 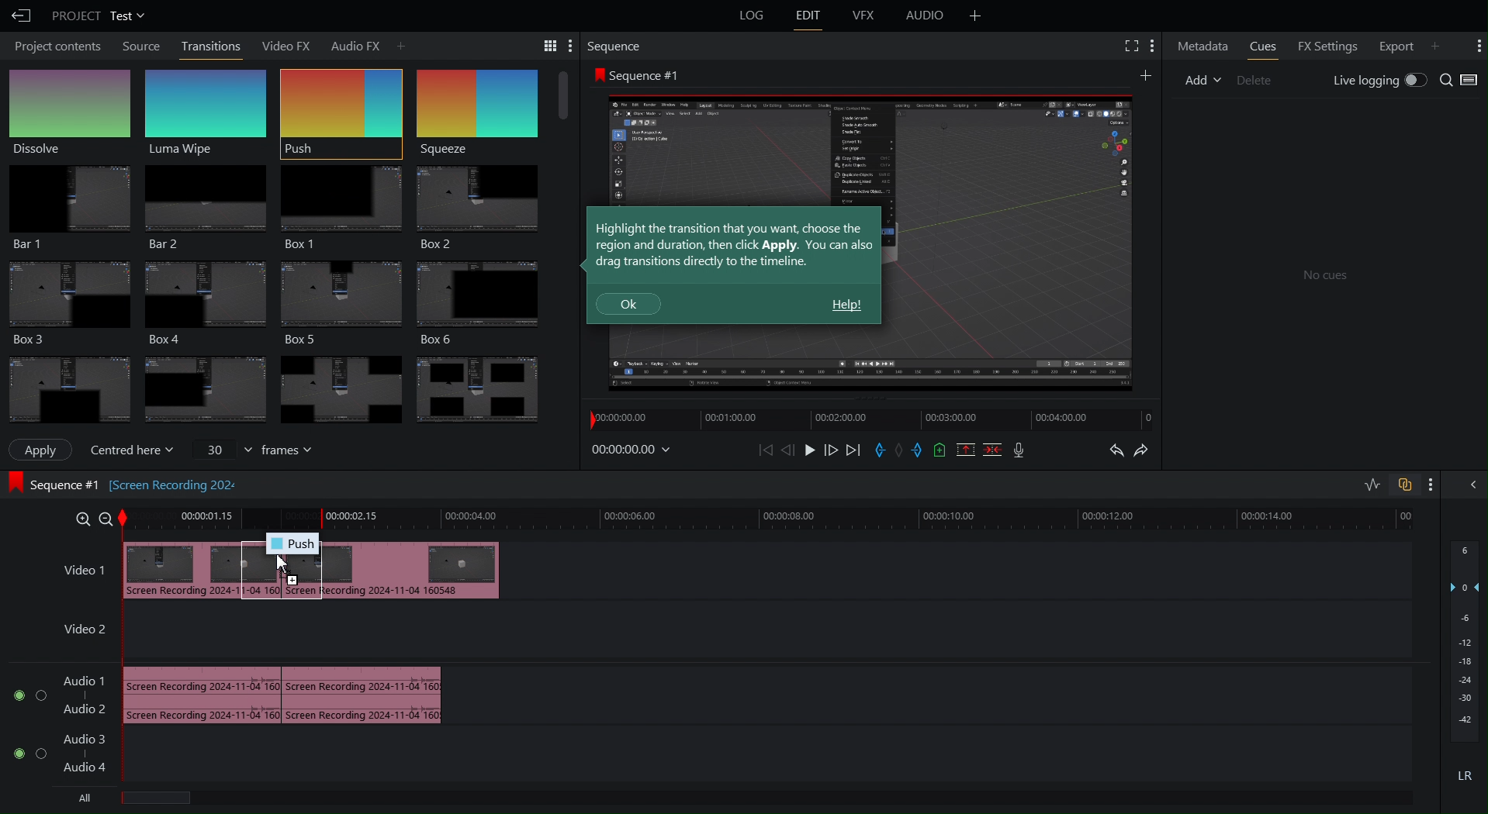 I want to click on Apply, so click(x=42, y=449).